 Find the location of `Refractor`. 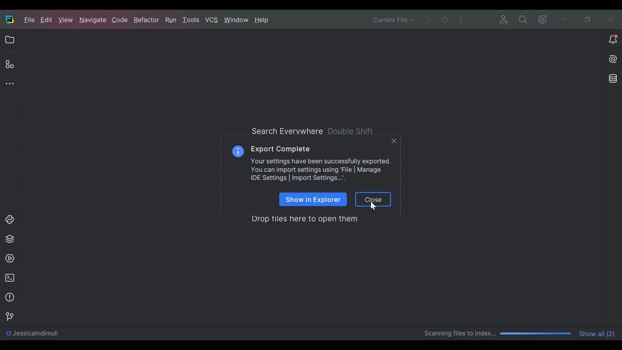

Refractor is located at coordinates (146, 21).